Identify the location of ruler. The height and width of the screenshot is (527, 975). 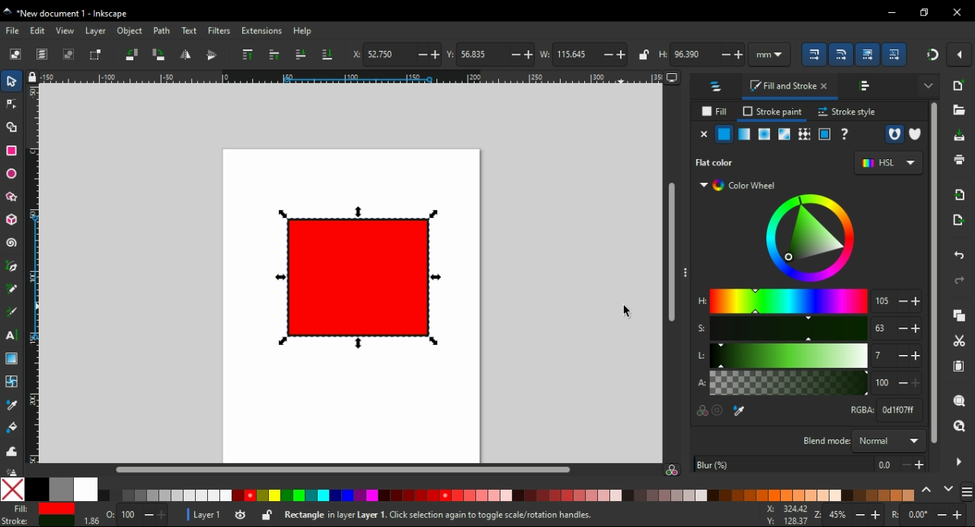
(32, 273).